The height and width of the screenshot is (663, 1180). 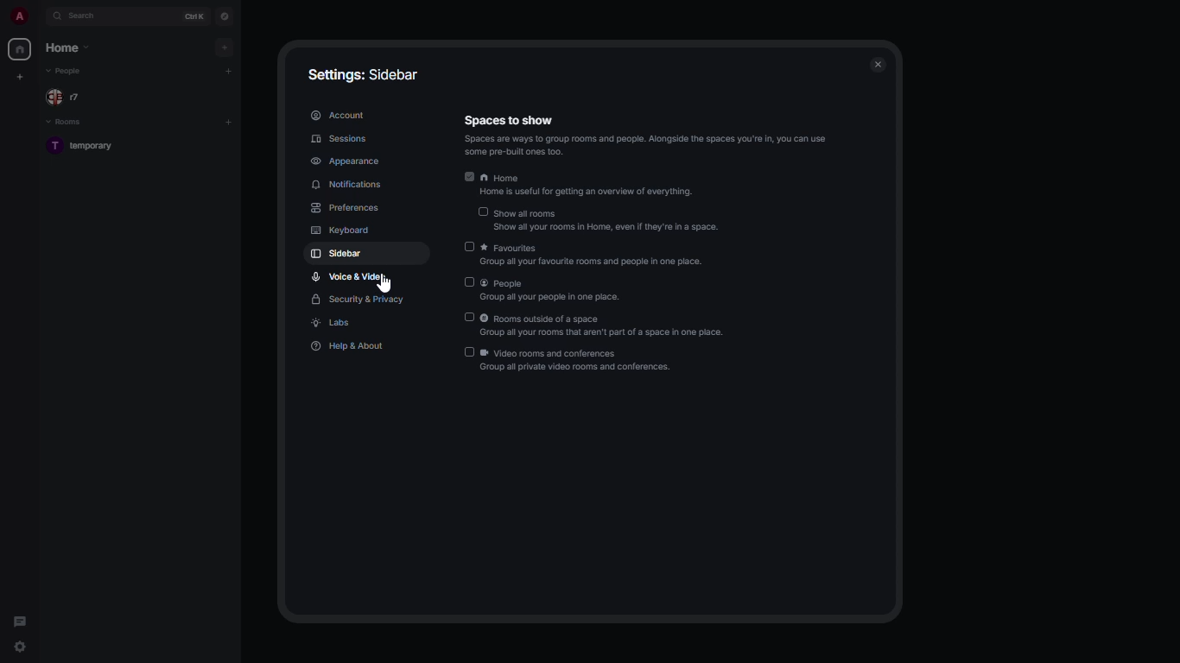 What do you see at coordinates (365, 73) in the screenshot?
I see `settings: sidebar` at bounding box center [365, 73].